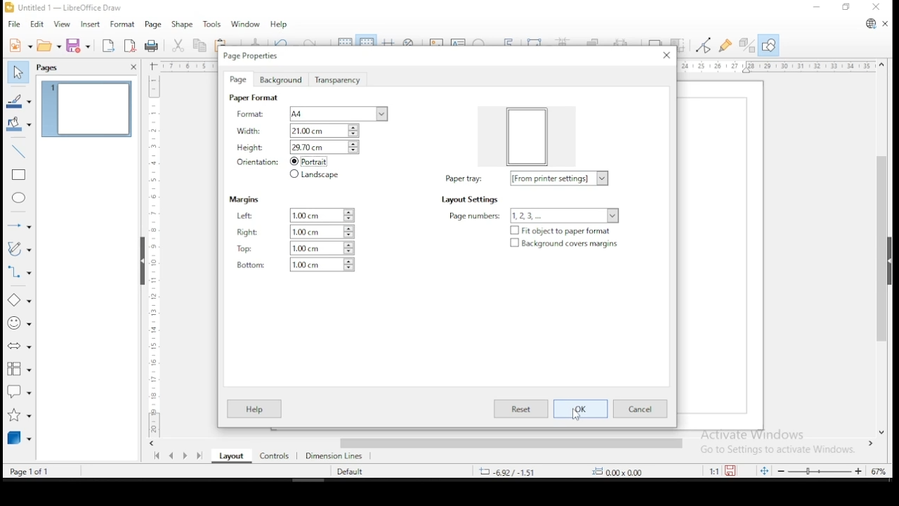 The width and height of the screenshot is (899, 506). Describe the element at coordinates (726, 44) in the screenshot. I see `show glue point functions` at that location.